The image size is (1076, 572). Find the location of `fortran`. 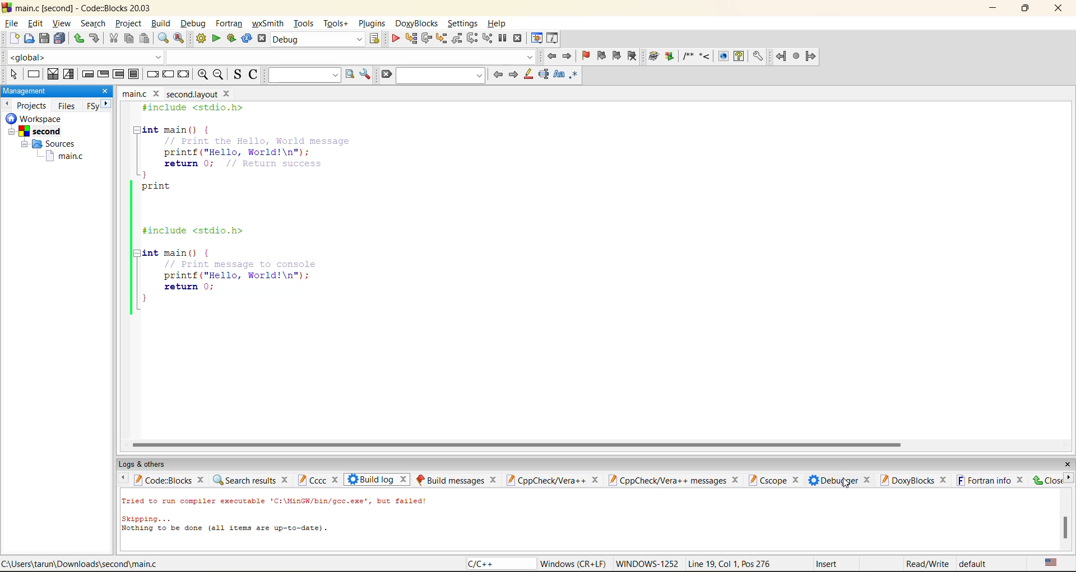

fortran is located at coordinates (229, 24).